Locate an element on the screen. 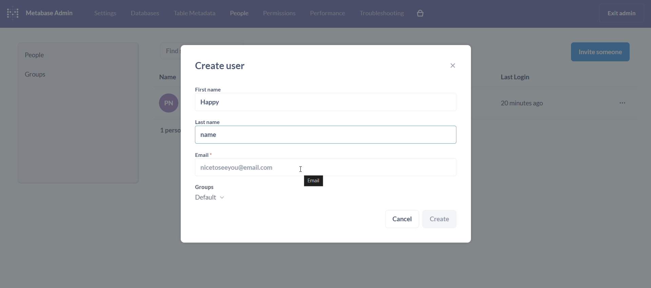 The width and height of the screenshot is (651, 288). people is located at coordinates (238, 15).